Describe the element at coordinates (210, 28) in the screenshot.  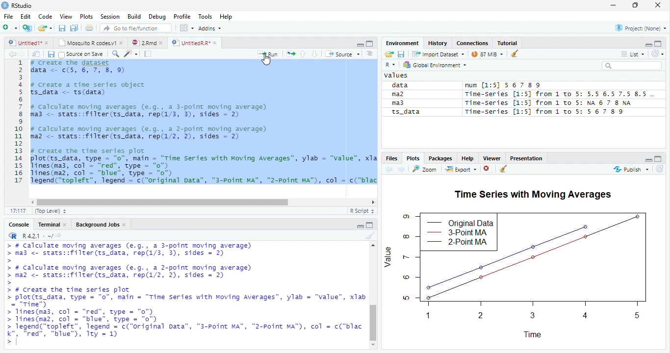
I see `Addins` at that location.